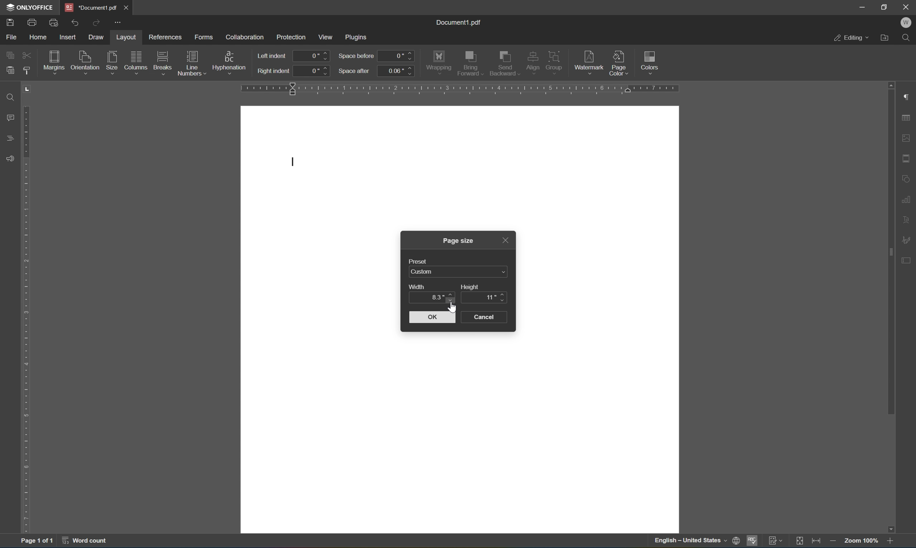 Image resolution: width=916 pixels, height=548 pixels. I want to click on set document language, so click(697, 542).